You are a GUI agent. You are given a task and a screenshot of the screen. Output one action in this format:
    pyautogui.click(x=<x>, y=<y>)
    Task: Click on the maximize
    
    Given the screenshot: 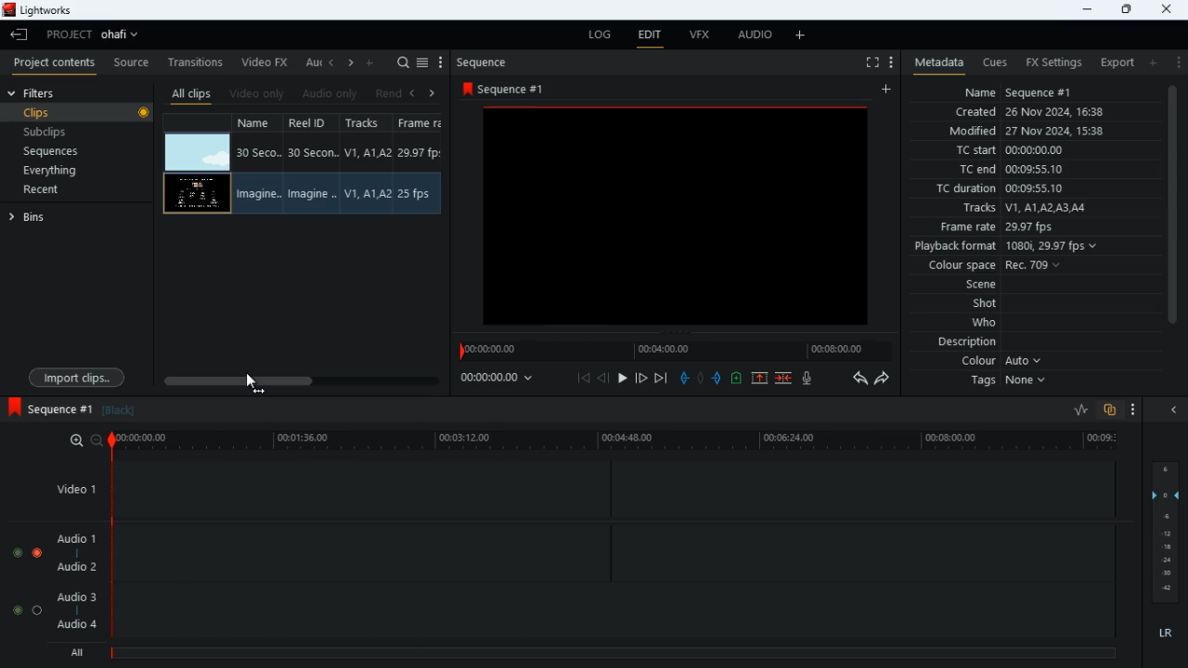 What is the action you would take?
    pyautogui.click(x=1123, y=11)
    